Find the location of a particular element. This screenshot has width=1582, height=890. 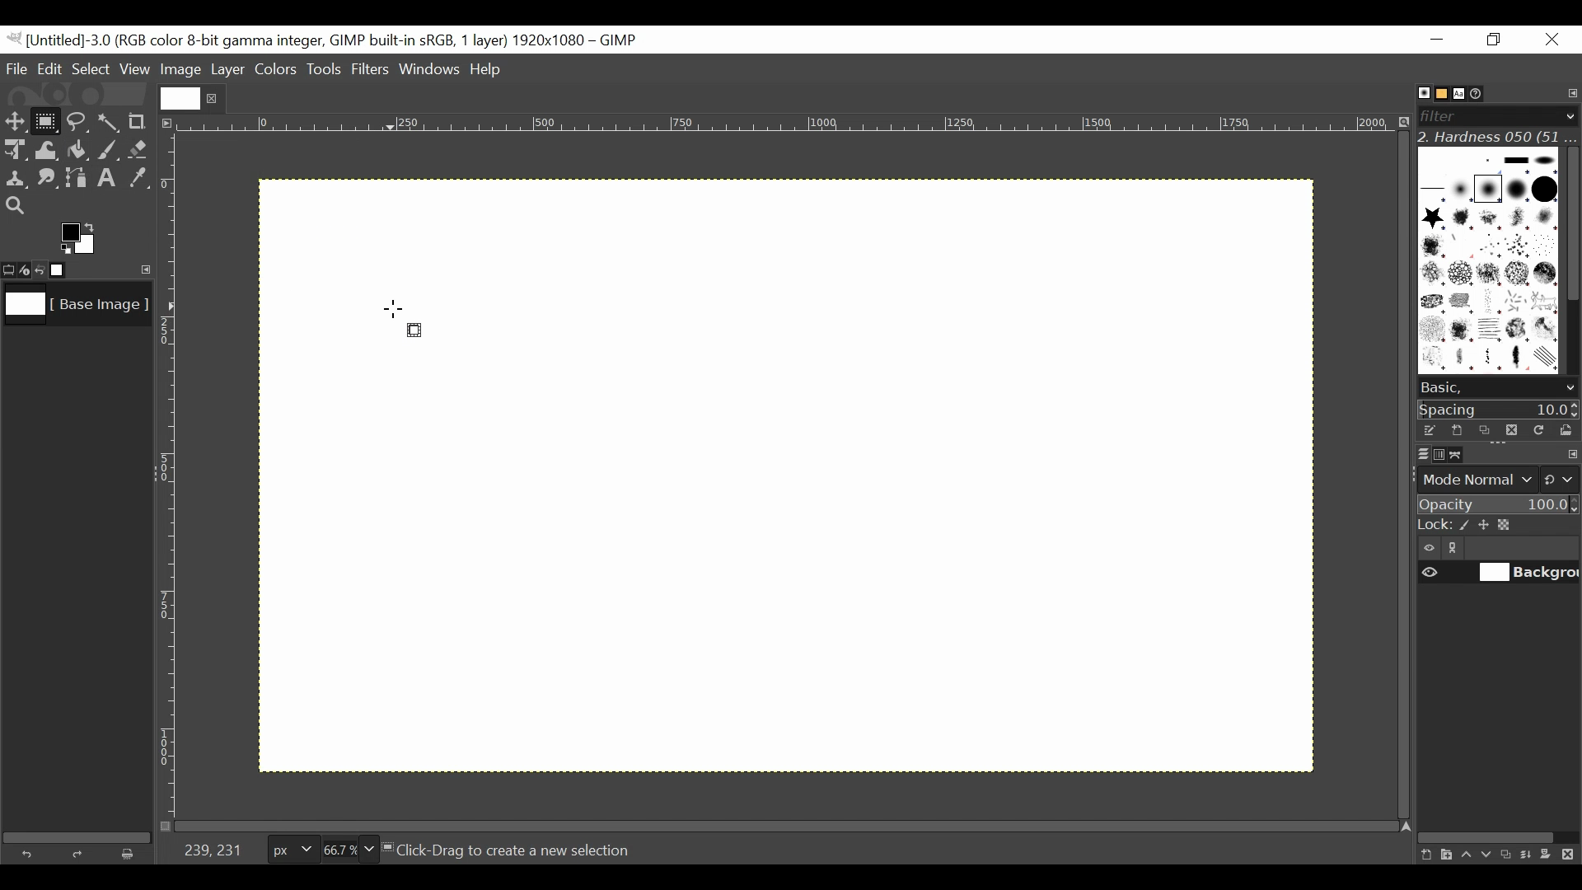

Path tool is located at coordinates (78, 178).